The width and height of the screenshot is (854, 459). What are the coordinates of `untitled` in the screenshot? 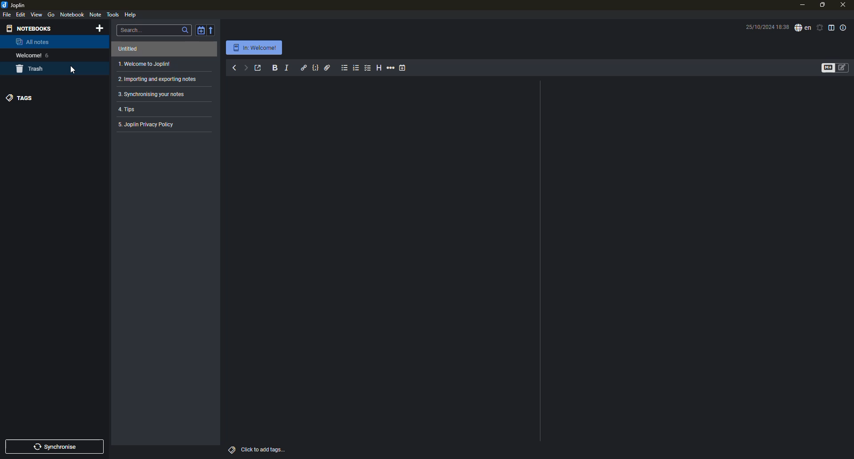 It's located at (131, 49).